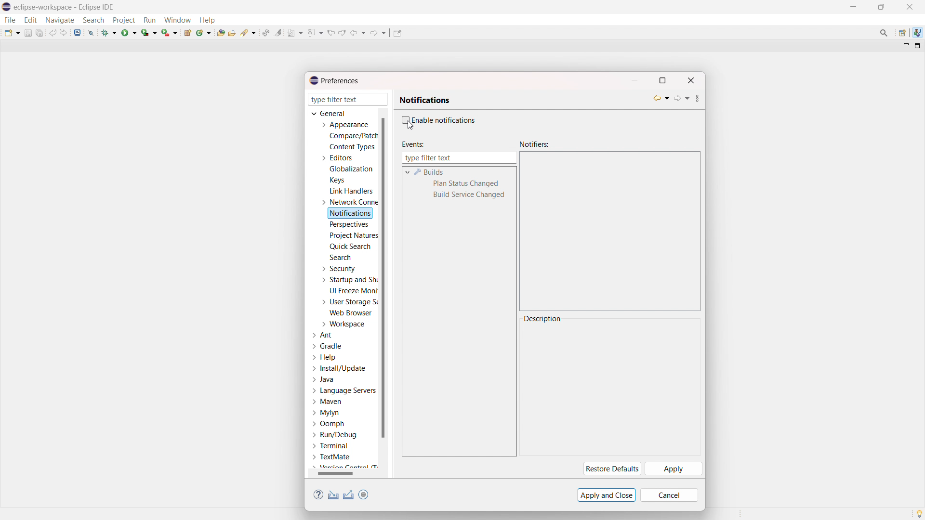 The height and width of the screenshot is (520, 925). What do you see at coordinates (351, 214) in the screenshot?
I see `notifications` at bounding box center [351, 214].